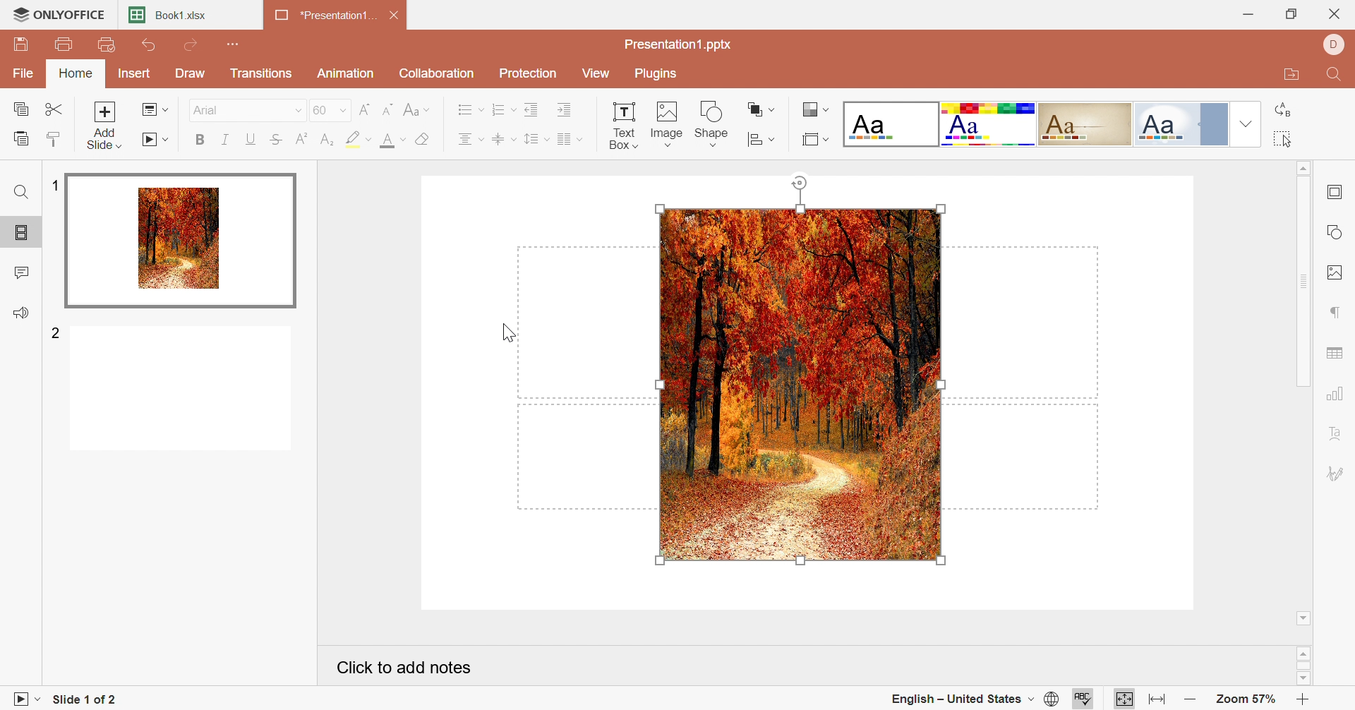  Describe the element at coordinates (150, 46) in the screenshot. I see `Undo` at that location.